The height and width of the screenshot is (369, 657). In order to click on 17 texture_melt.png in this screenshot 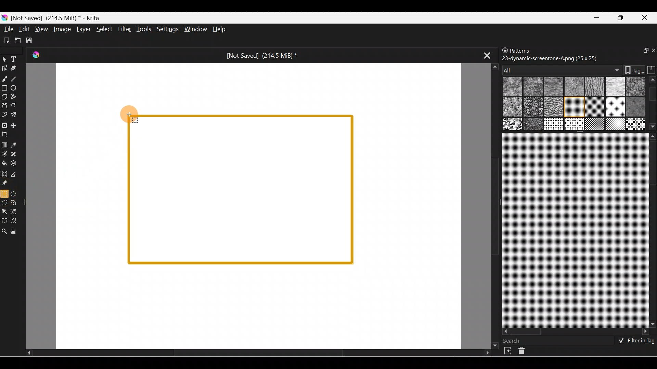, I will do `click(575, 124)`.